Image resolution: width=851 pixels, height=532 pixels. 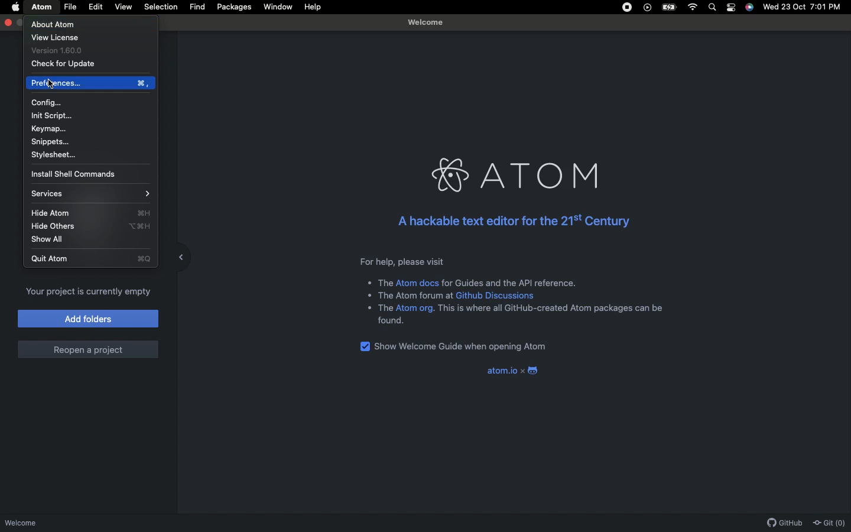 What do you see at coordinates (51, 129) in the screenshot?
I see `Keymap` at bounding box center [51, 129].